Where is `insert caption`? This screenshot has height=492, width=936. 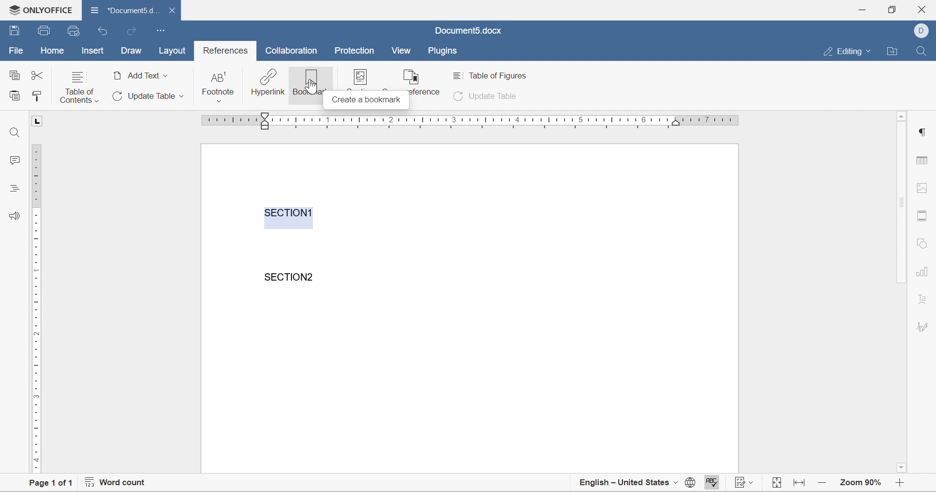 insert caption is located at coordinates (366, 79).